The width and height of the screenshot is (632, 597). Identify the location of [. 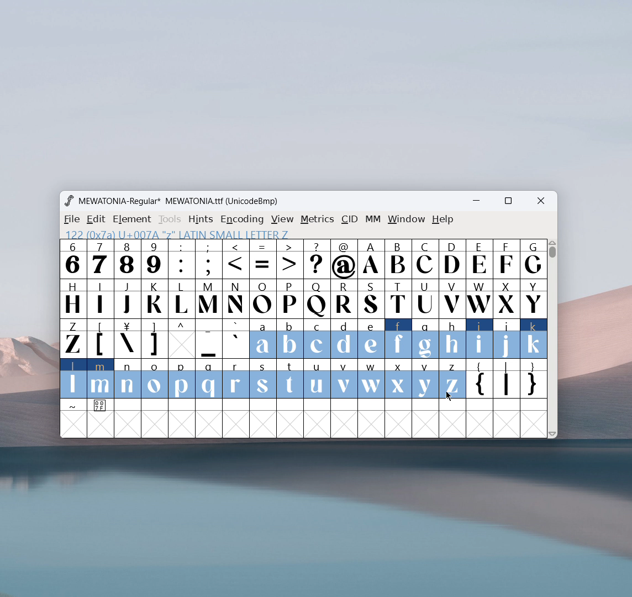
(101, 339).